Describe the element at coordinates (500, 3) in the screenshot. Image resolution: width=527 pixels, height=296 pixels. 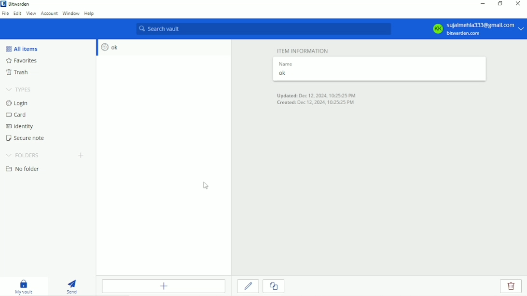
I see `Restore down` at that location.